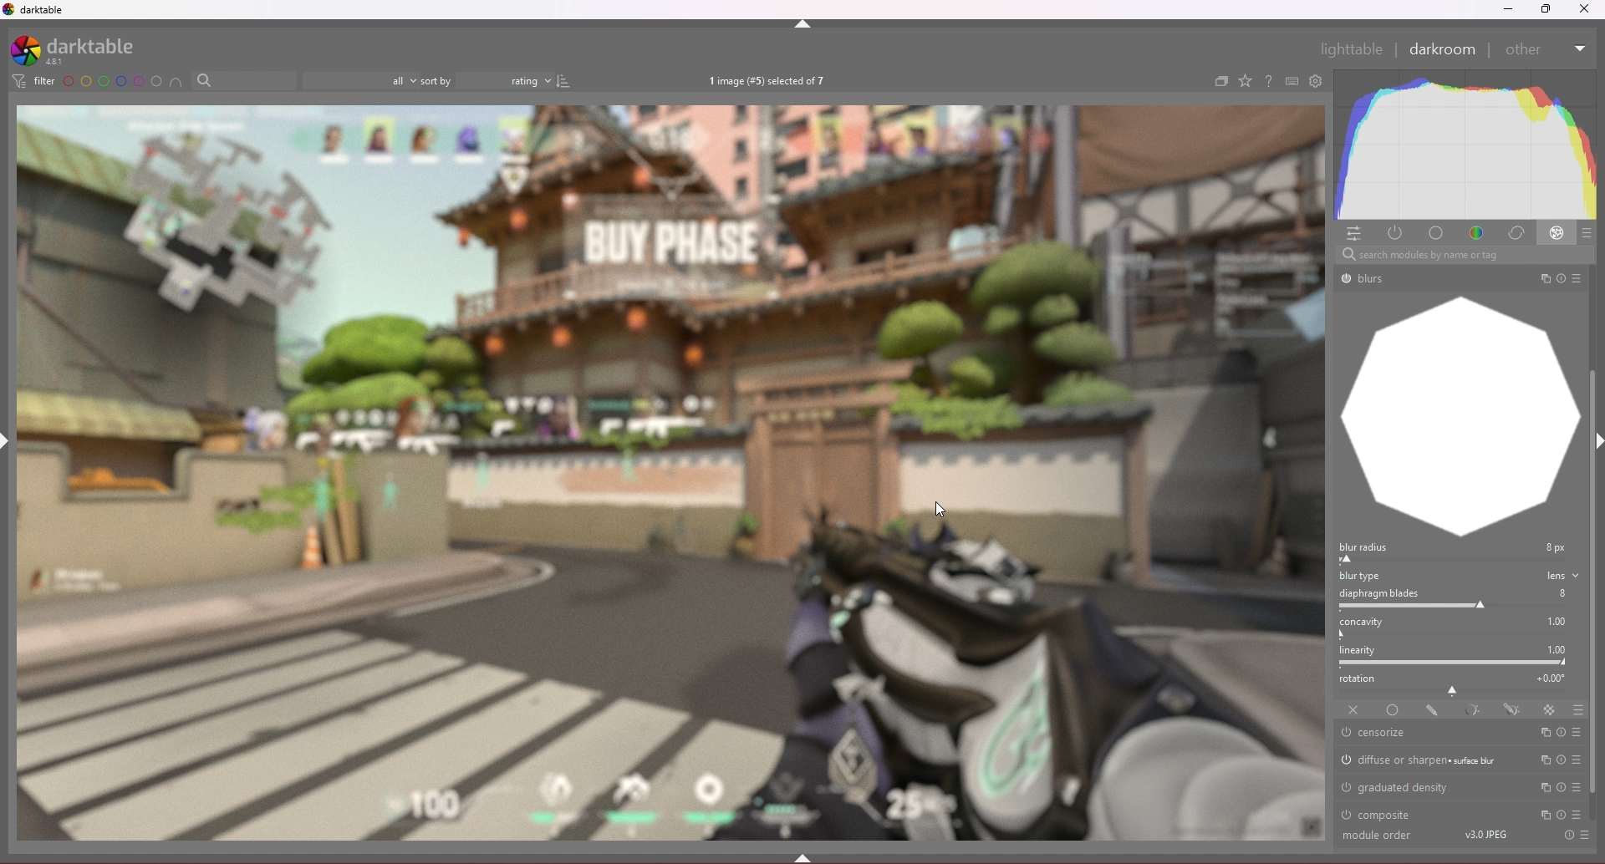  I want to click on graph, so click(1460, 425).